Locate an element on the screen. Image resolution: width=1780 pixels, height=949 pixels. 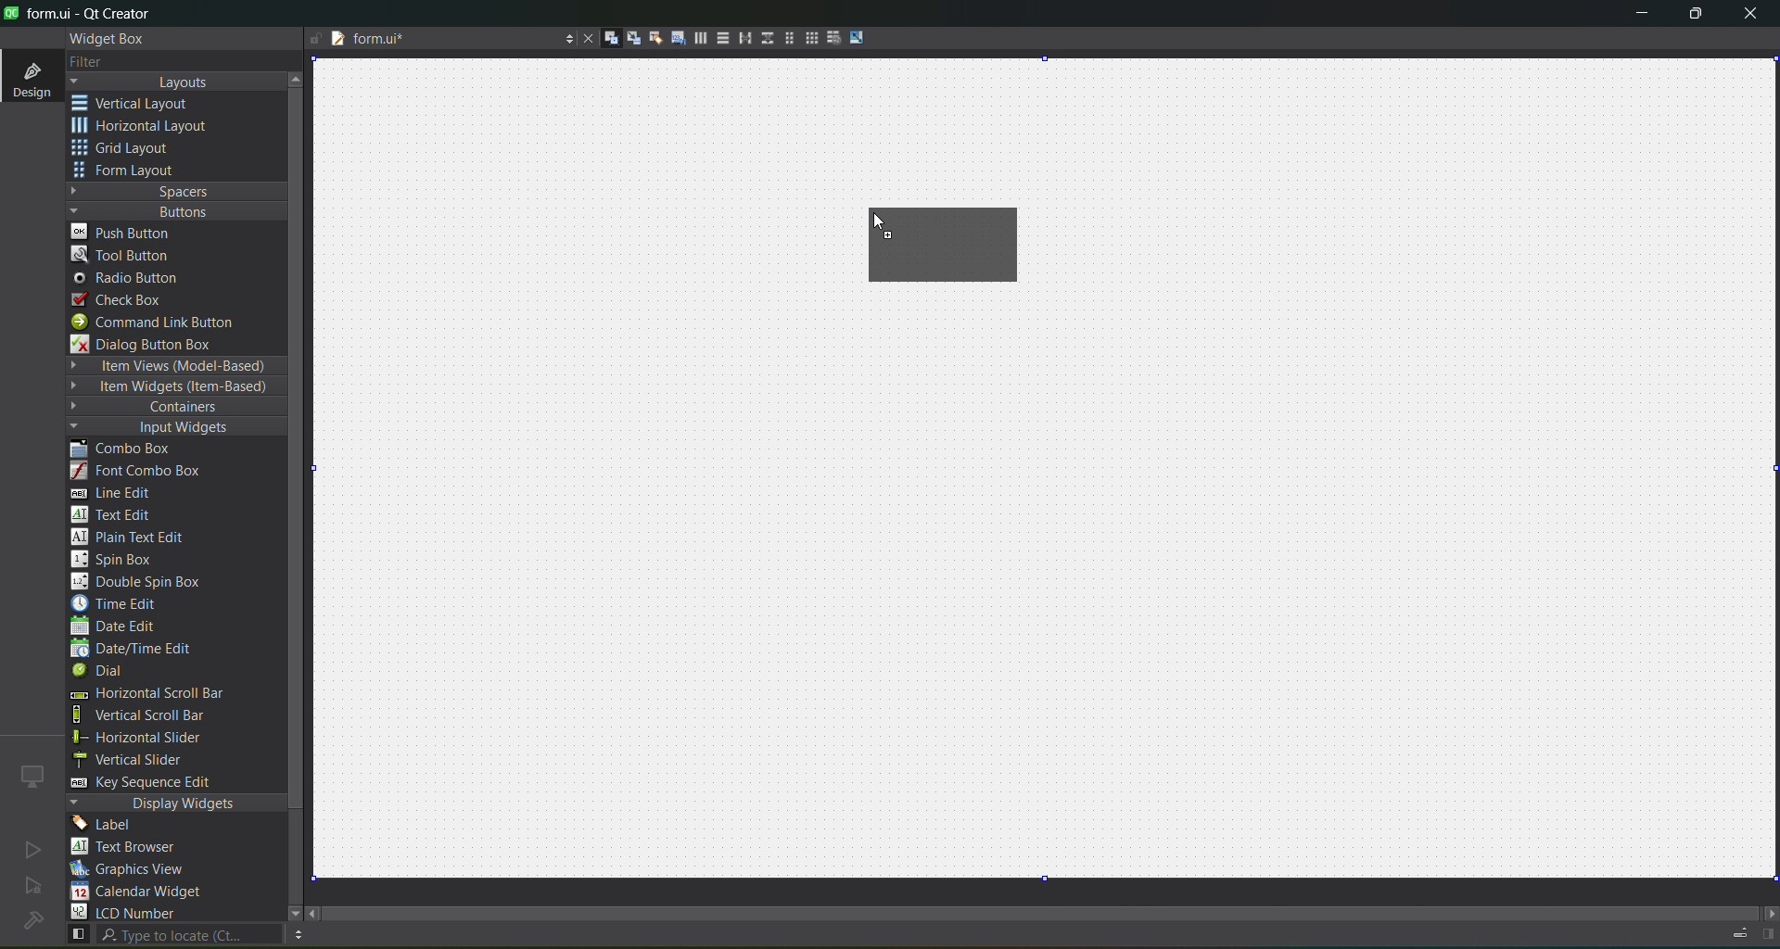
form is located at coordinates (130, 171).